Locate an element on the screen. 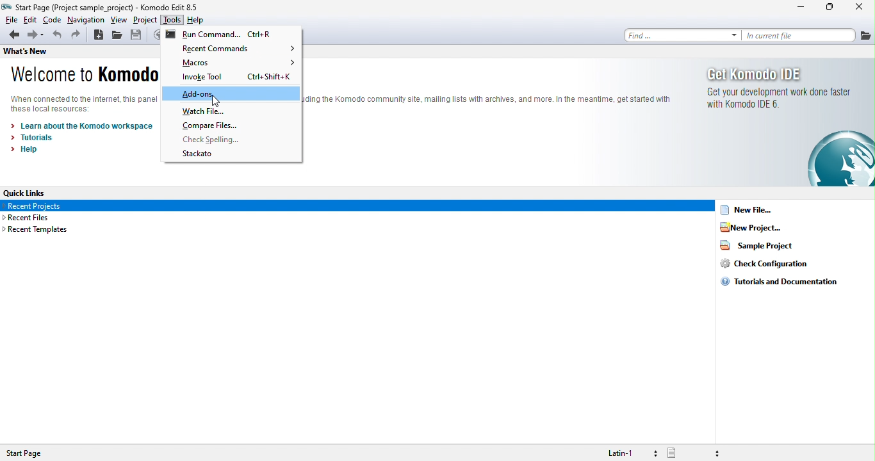 The width and height of the screenshot is (875, 461). learn about the komodo workspace is located at coordinates (93, 125).